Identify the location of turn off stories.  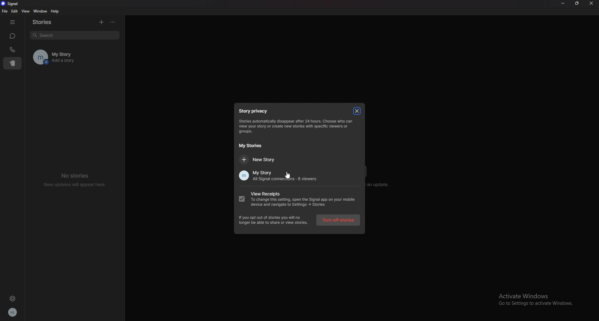
(339, 220).